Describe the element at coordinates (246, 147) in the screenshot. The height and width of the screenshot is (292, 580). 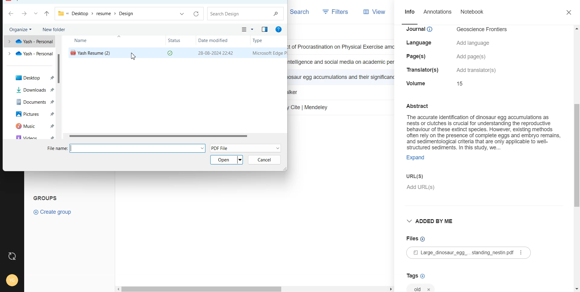
I see `PDF File` at that location.